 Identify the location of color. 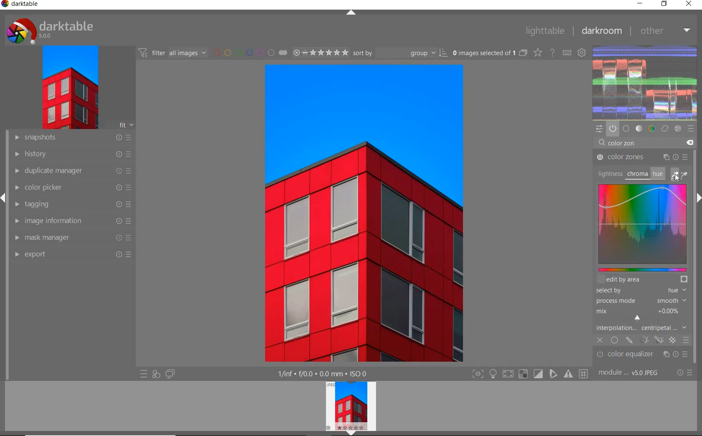
(651, 129).